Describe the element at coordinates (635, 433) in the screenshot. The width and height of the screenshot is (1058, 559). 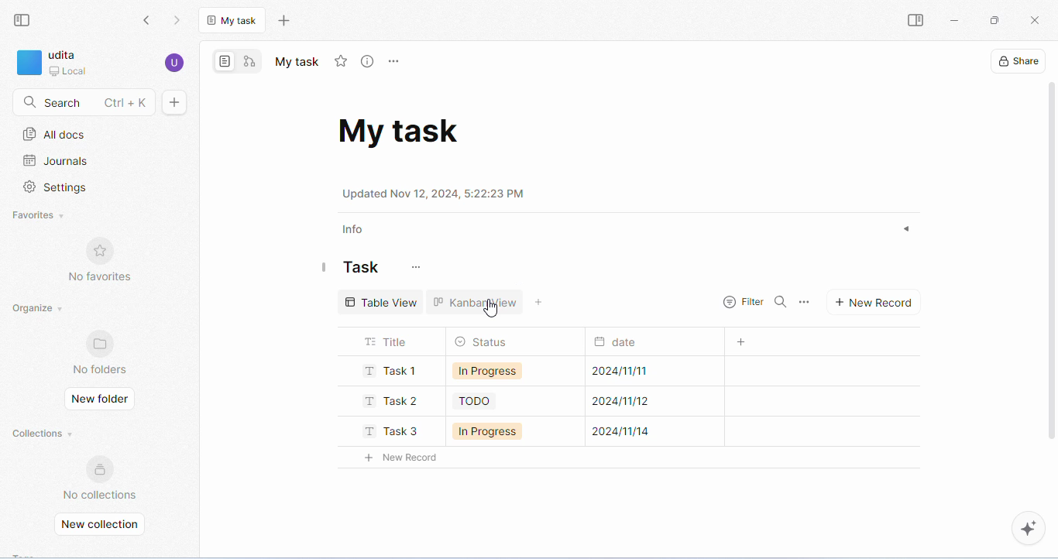
I see `deadline for task3` at that location.